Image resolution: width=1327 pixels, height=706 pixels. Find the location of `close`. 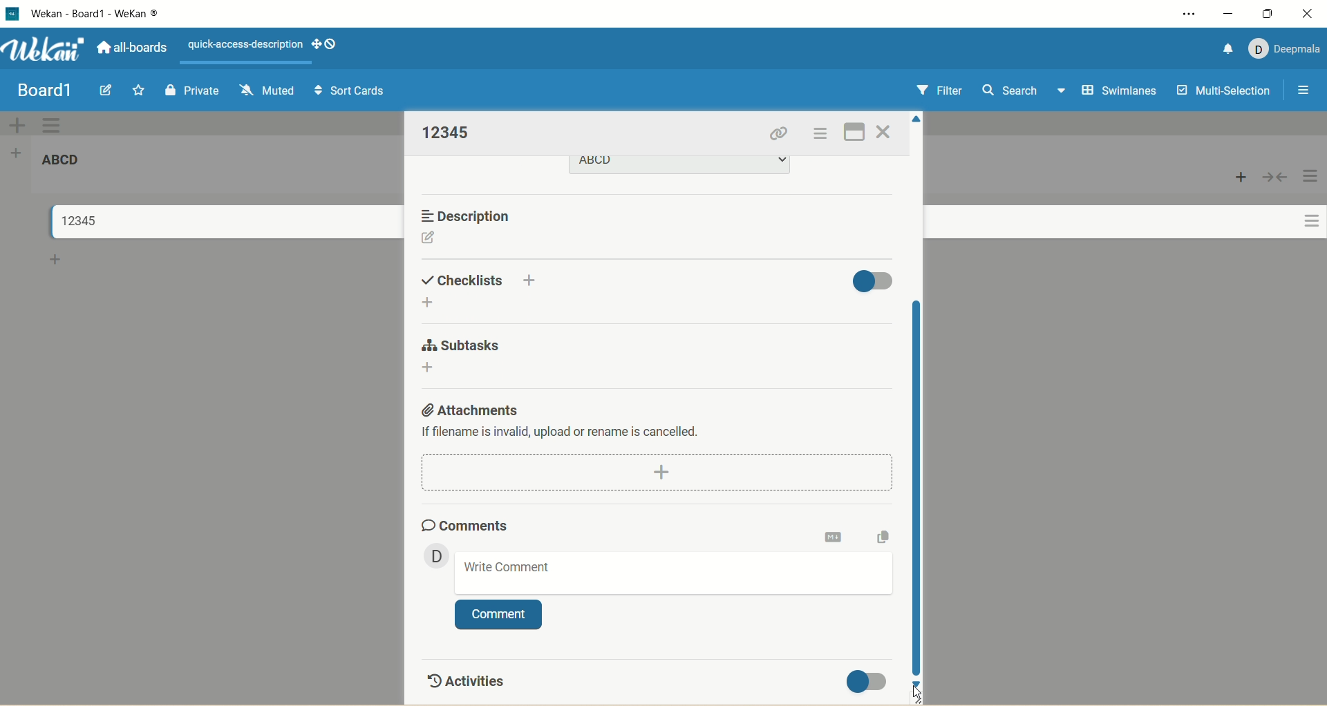

close is located at coordinates (1308, 13).